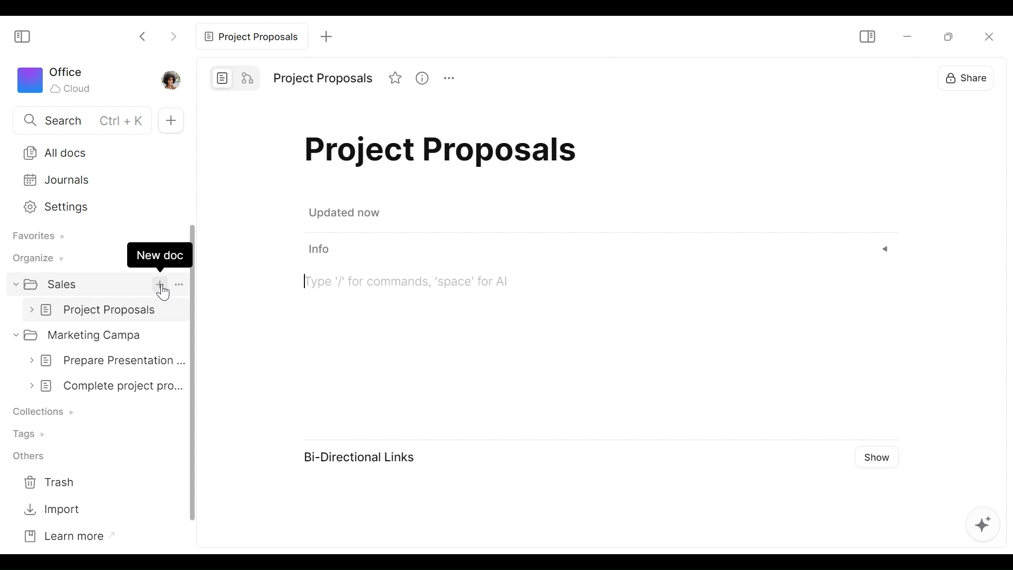  Describe the element at coordinates (868, 36) in the screenshot. I see `Show/Hide` at that location.